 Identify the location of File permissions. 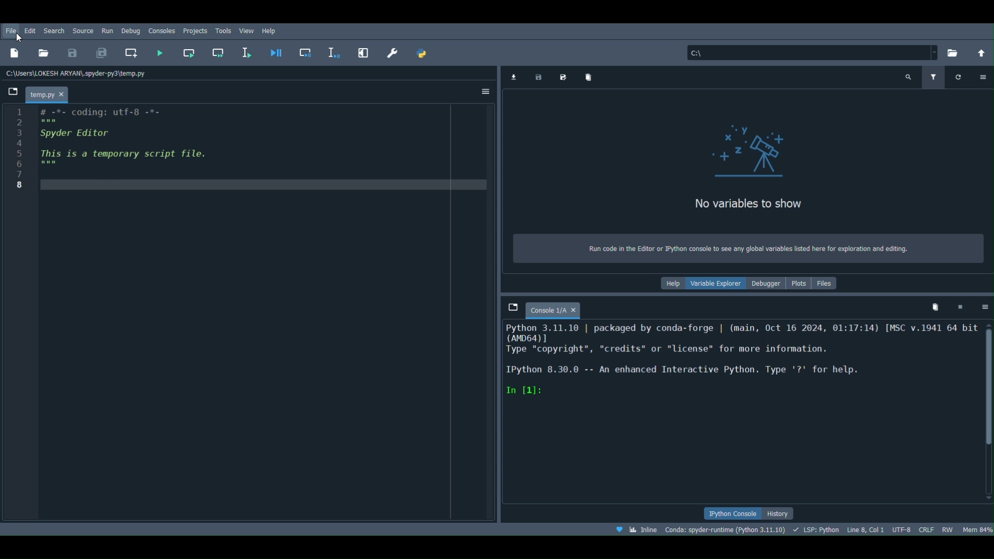
(948, 528).